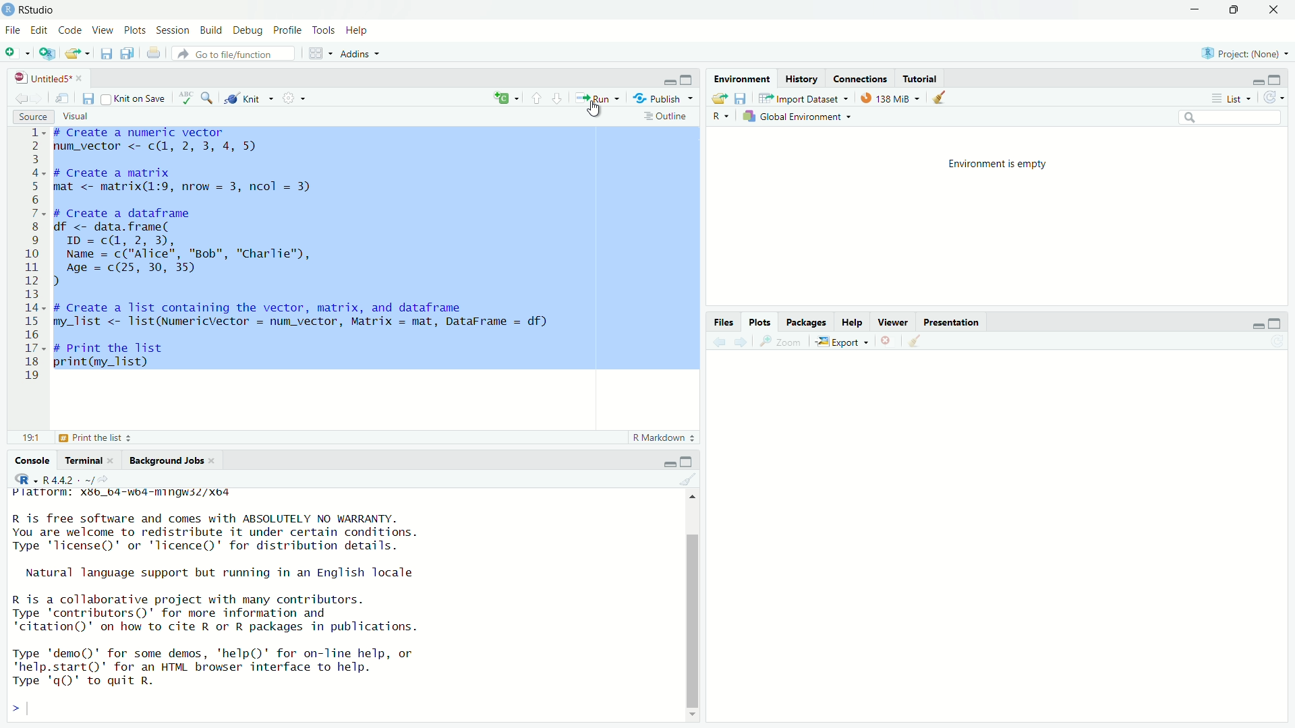 Image resolution: width=1295 pixels, height=728 pixels. What do you see at coordinates (562, 98) in the screenshot?
I see `downward` at bounding box center [562, 98].